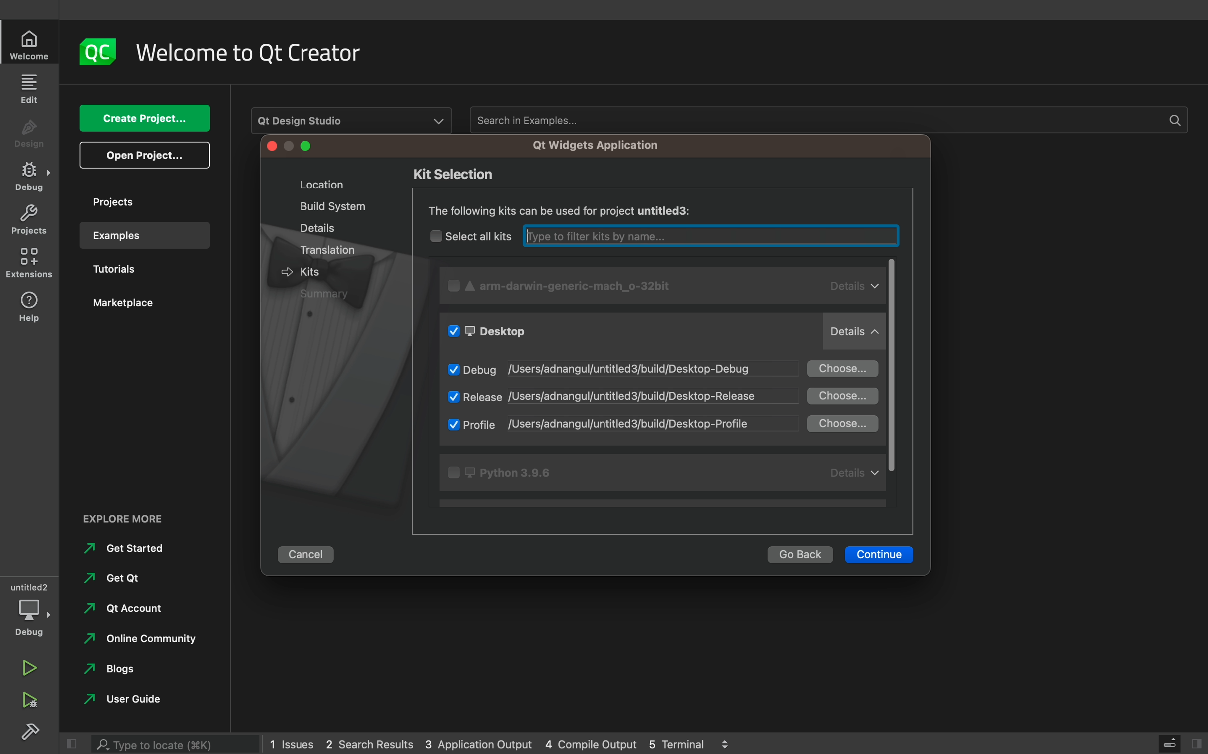 The width and height of the screenshot is (1208, 754). I want to click on create, so click(144, 119).